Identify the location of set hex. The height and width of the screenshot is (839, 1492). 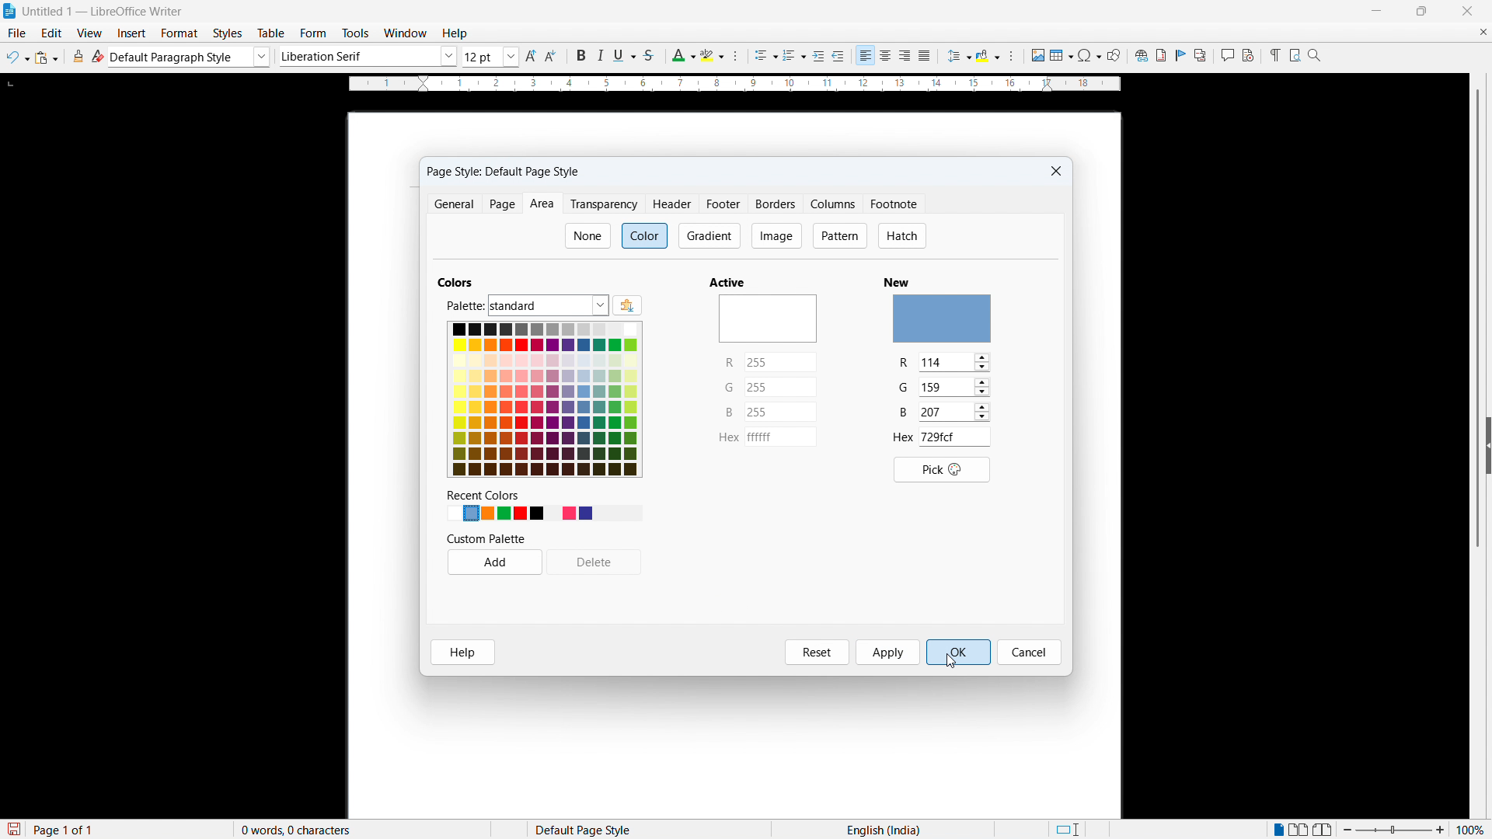
(781, 437).